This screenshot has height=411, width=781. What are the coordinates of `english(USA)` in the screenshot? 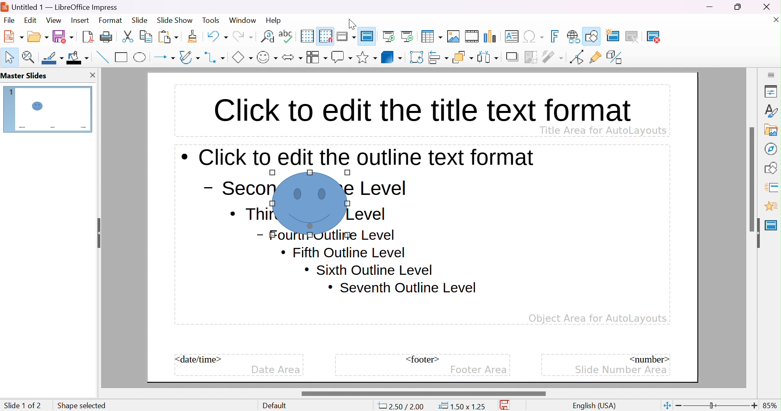 It's located at (595, 406).